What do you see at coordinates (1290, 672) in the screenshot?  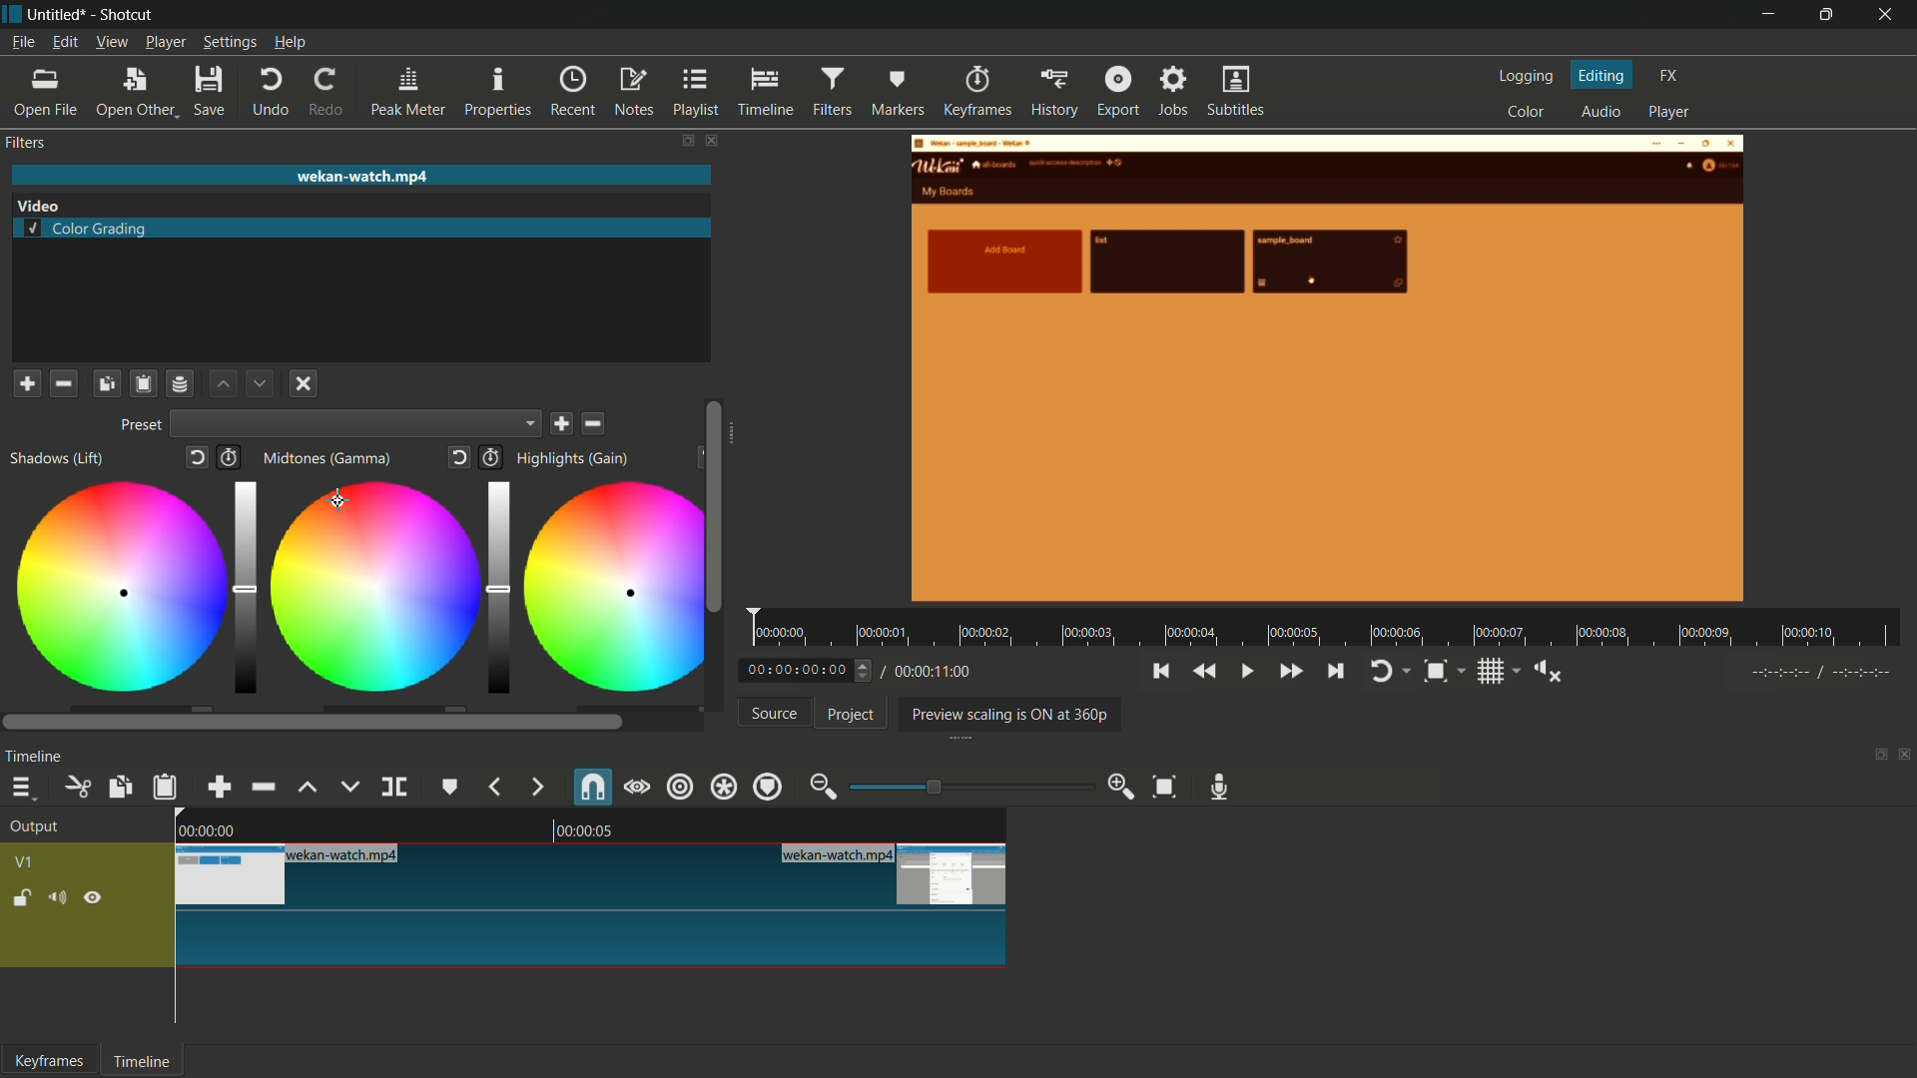 I see `quickly play forward` at bounding box center [1290, 672].